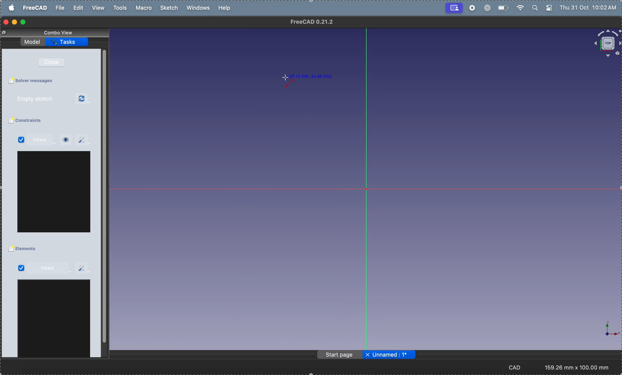 The image size is (622, 375). What do you see at coordinates (6, 22) in the screenshot?
I see `closing window` at bounding box center [6, 22].